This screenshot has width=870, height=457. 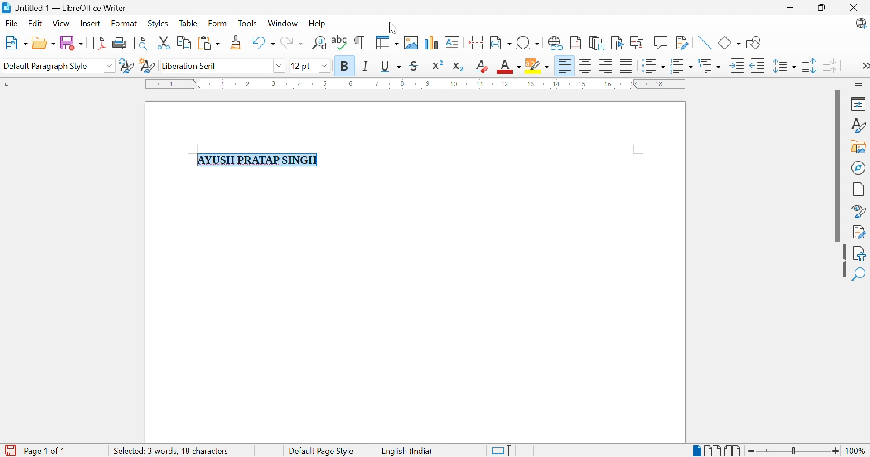 What do you see at coordinates (858, 189) in the screenshot?
I see `Page` at bounding box center [858, 189].